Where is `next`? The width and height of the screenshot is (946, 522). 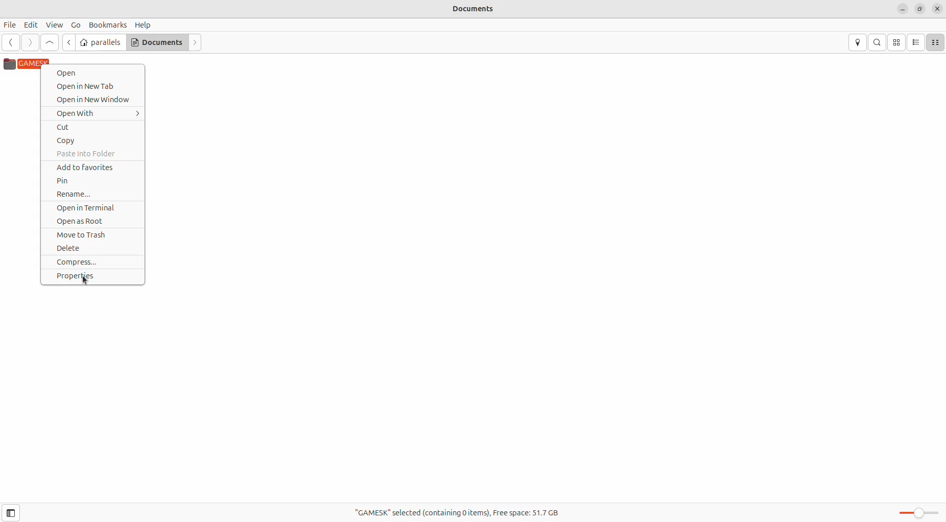 next is located at coordinates (196, 43).